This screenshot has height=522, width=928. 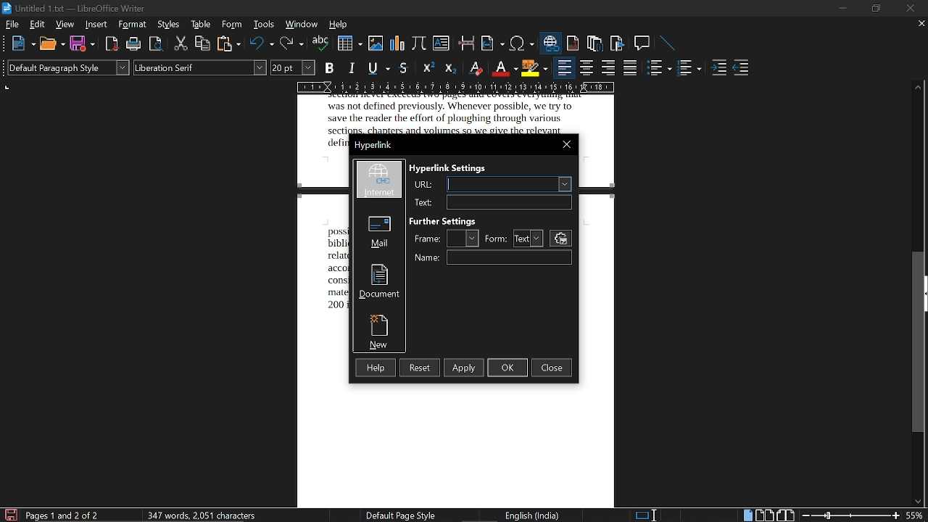 I want to click on align center, so click(x=585, y=69).